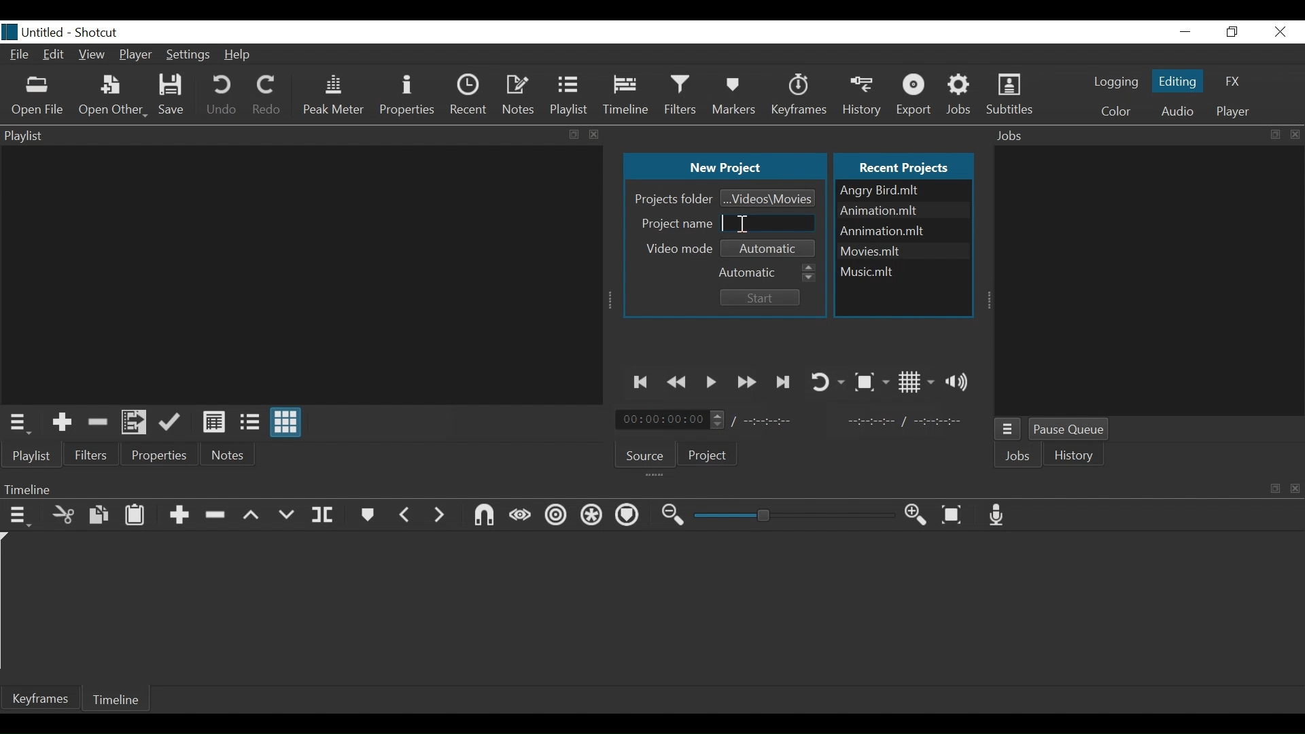 This screenshot has height=734, width=1305. Describe the element at coordinates (1234, 82) in the screenshot. I see `FX` at that location.